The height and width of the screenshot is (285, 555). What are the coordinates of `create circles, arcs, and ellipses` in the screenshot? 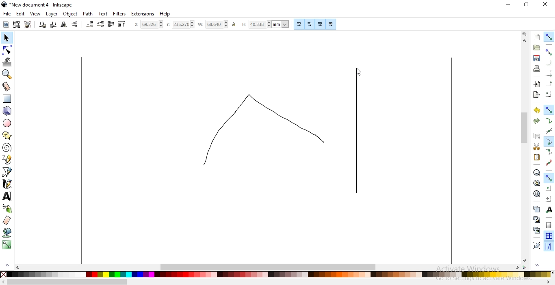 It's located at (7, 123).